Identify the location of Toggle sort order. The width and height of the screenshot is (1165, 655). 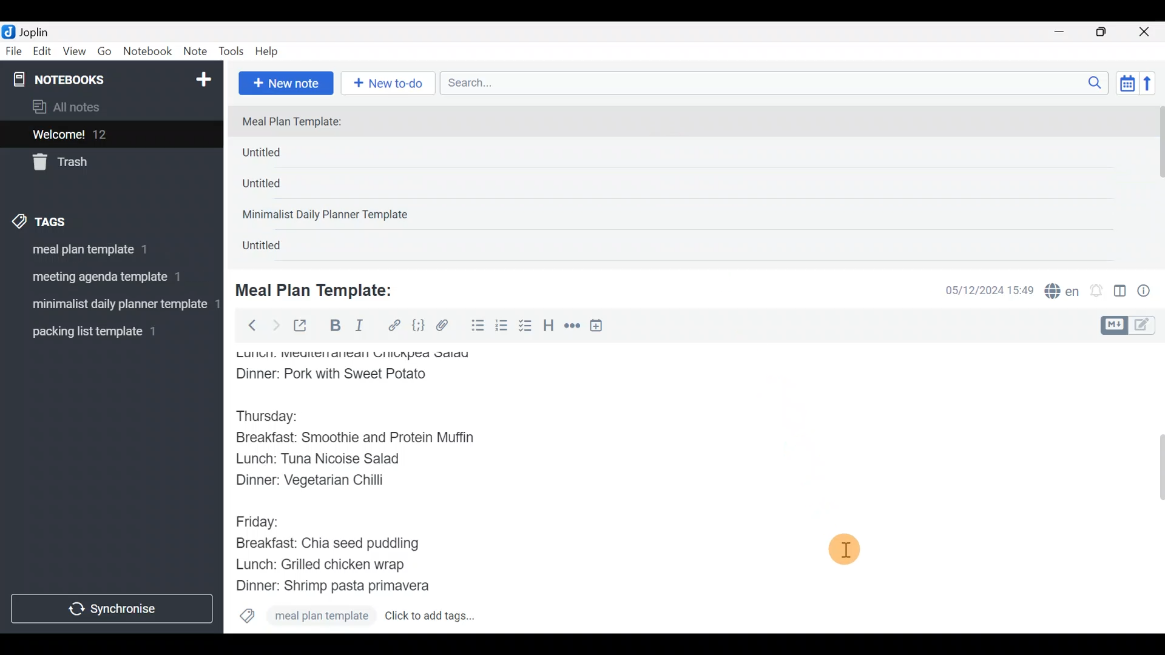
(1127, 84).